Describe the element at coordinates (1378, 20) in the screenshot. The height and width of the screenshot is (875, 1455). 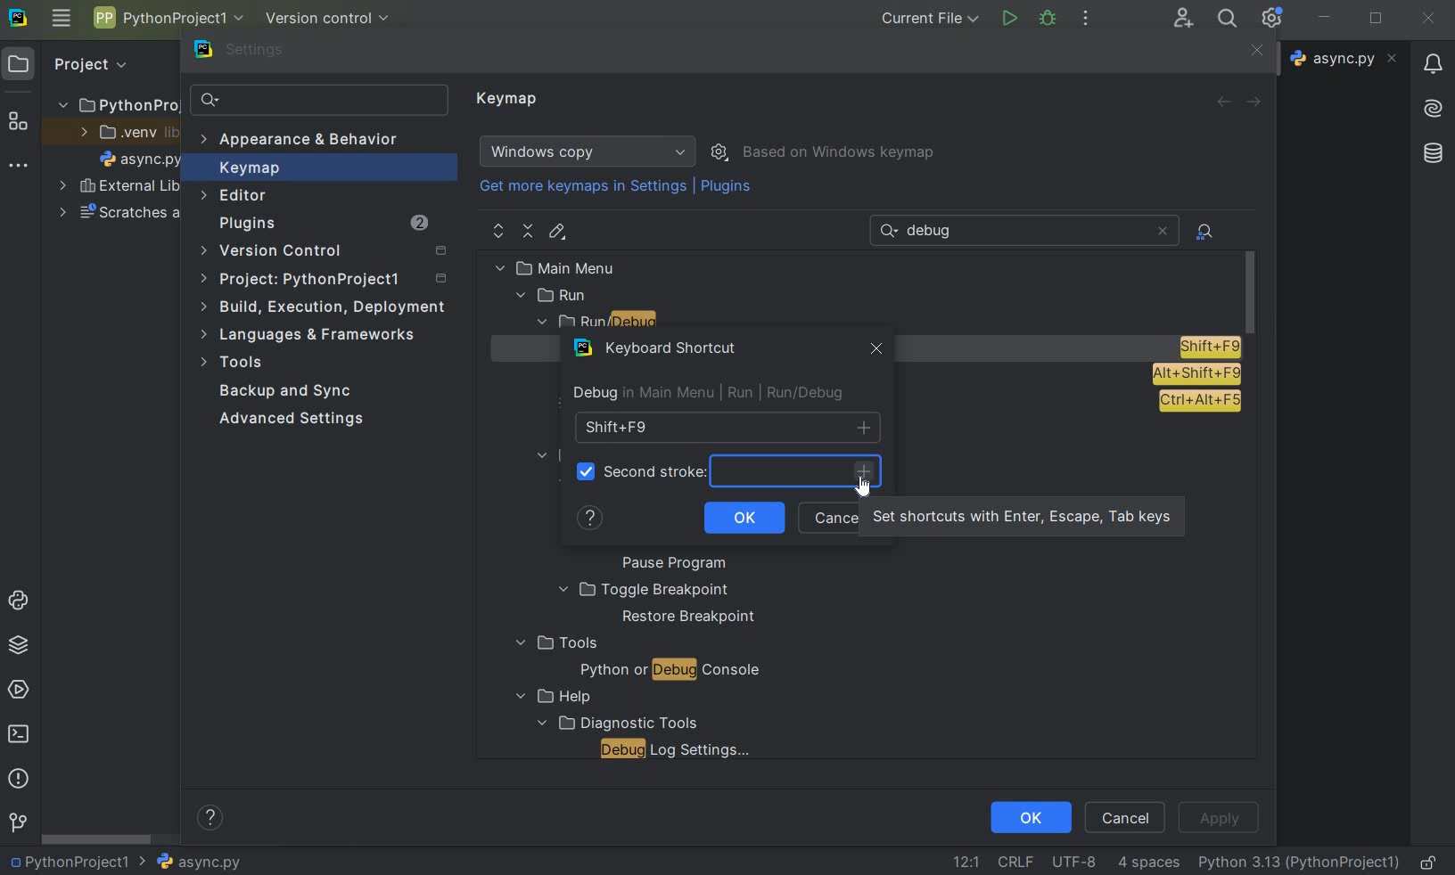
I see `restore down` at that location.